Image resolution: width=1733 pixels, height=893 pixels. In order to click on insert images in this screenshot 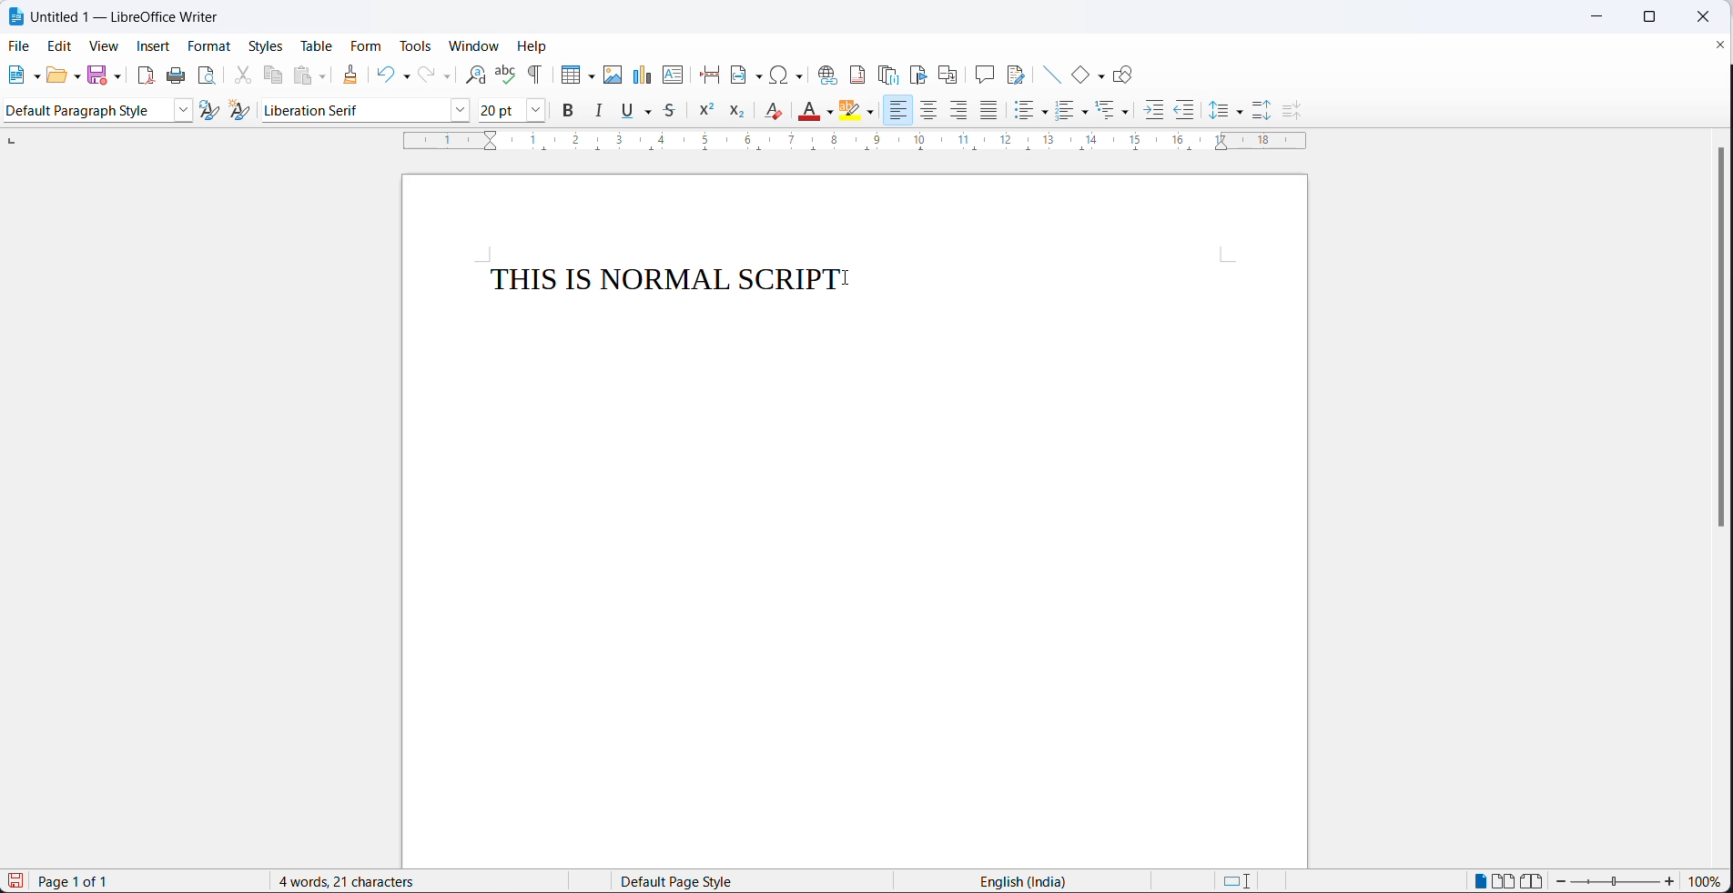, I will do `click(613, 75)`.